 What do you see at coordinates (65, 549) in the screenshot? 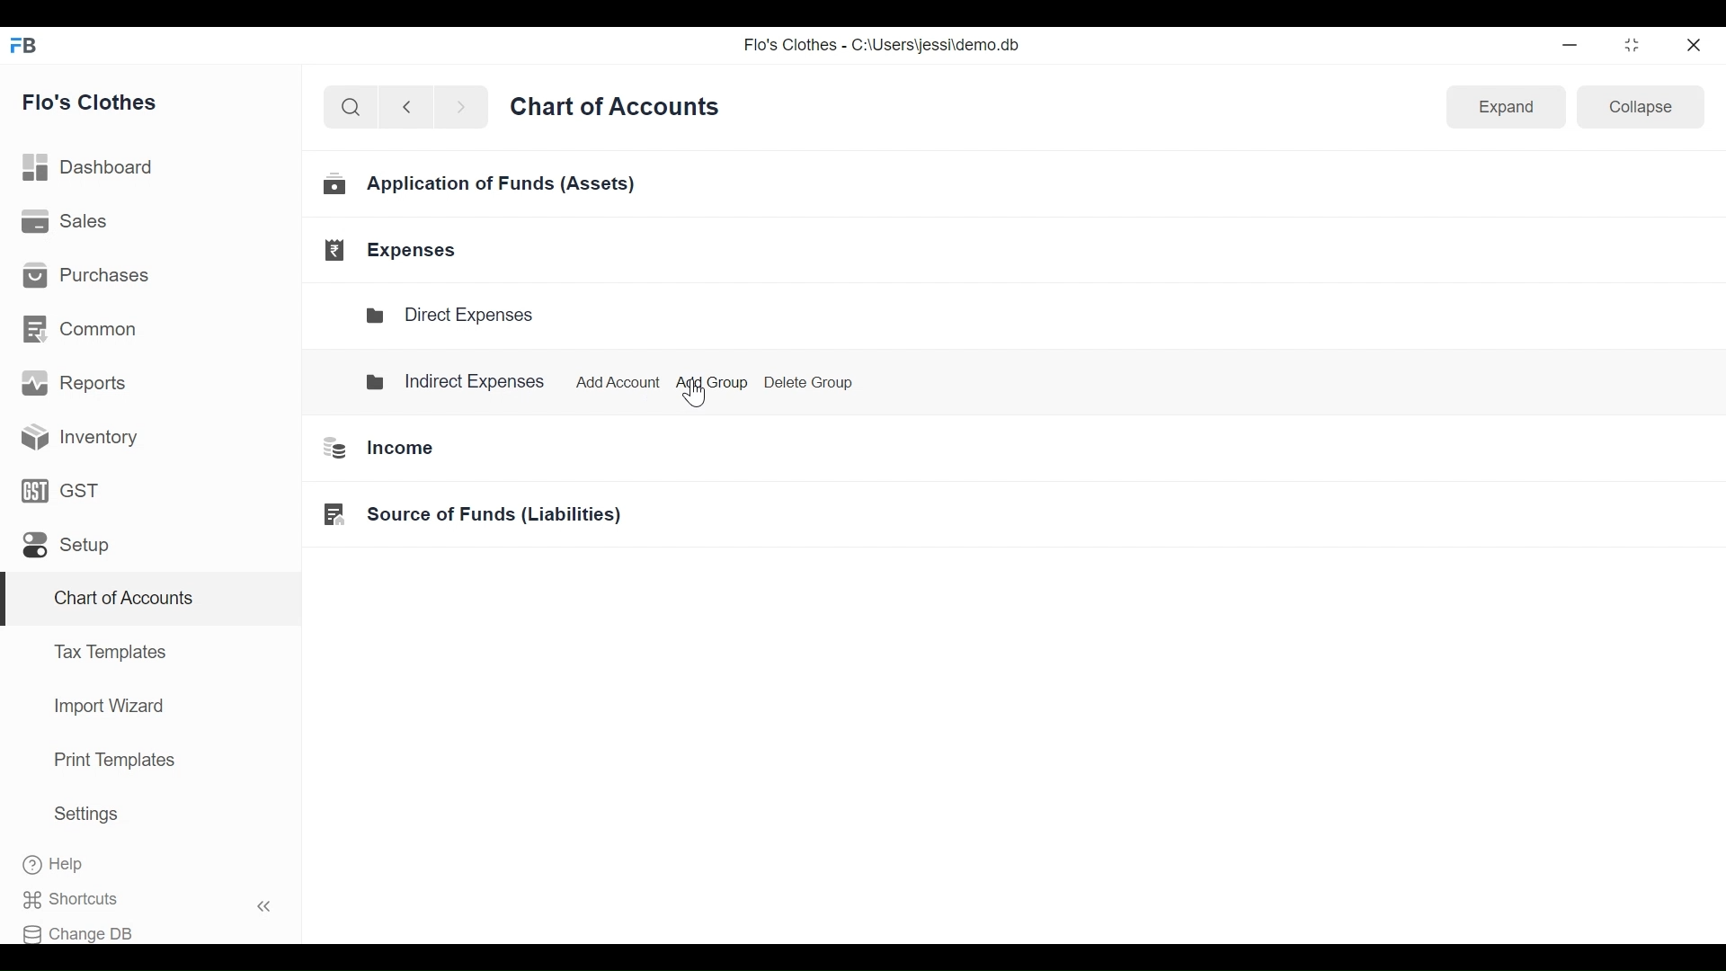
I see `Setup` at bounding box center [65, 549].